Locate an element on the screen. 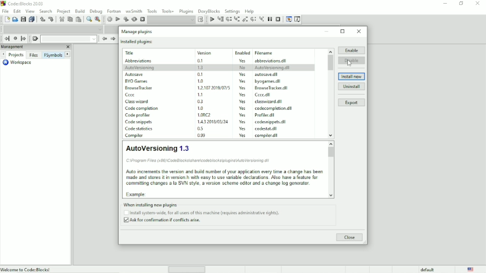 The image size is (486, 273). BrowseTracker is located at coordinates (139, 88).